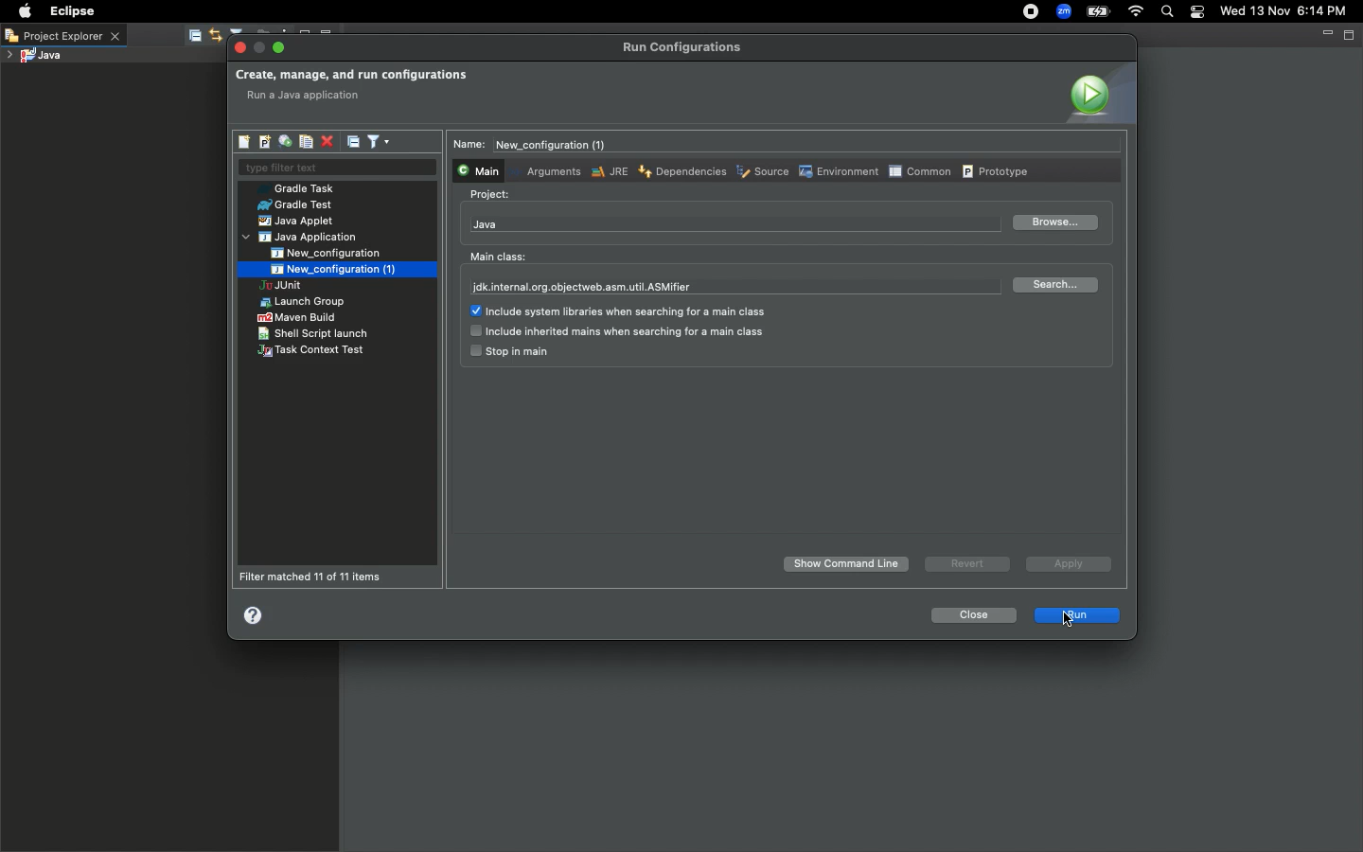 The image size is (1363, 852). What do you see at coordinates (305, 302) in the screenshot?
I see `Launch group` at bounding box center [305, 302].